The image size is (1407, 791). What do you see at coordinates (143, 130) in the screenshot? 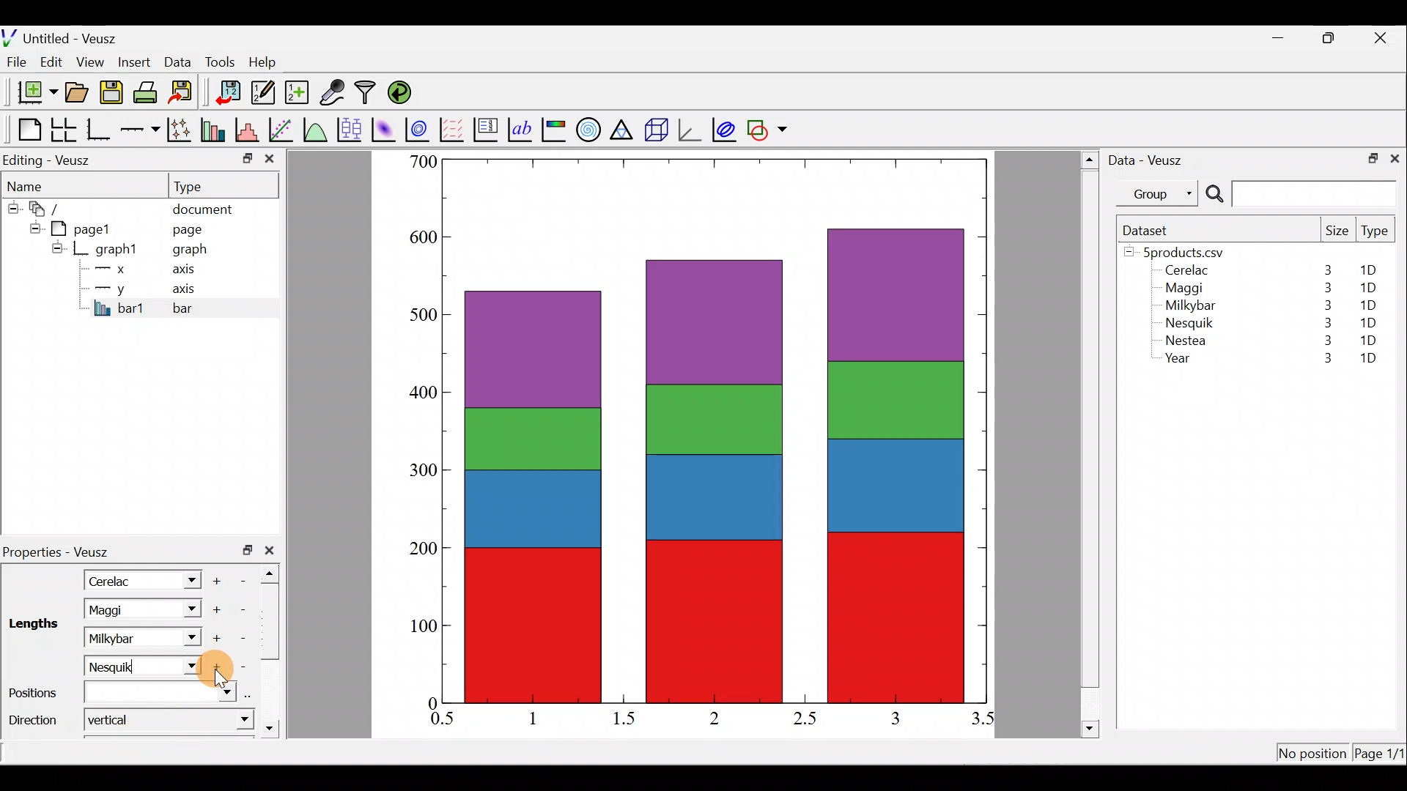
I see `Add an axis to the plot` at bounding box center [143, 130].